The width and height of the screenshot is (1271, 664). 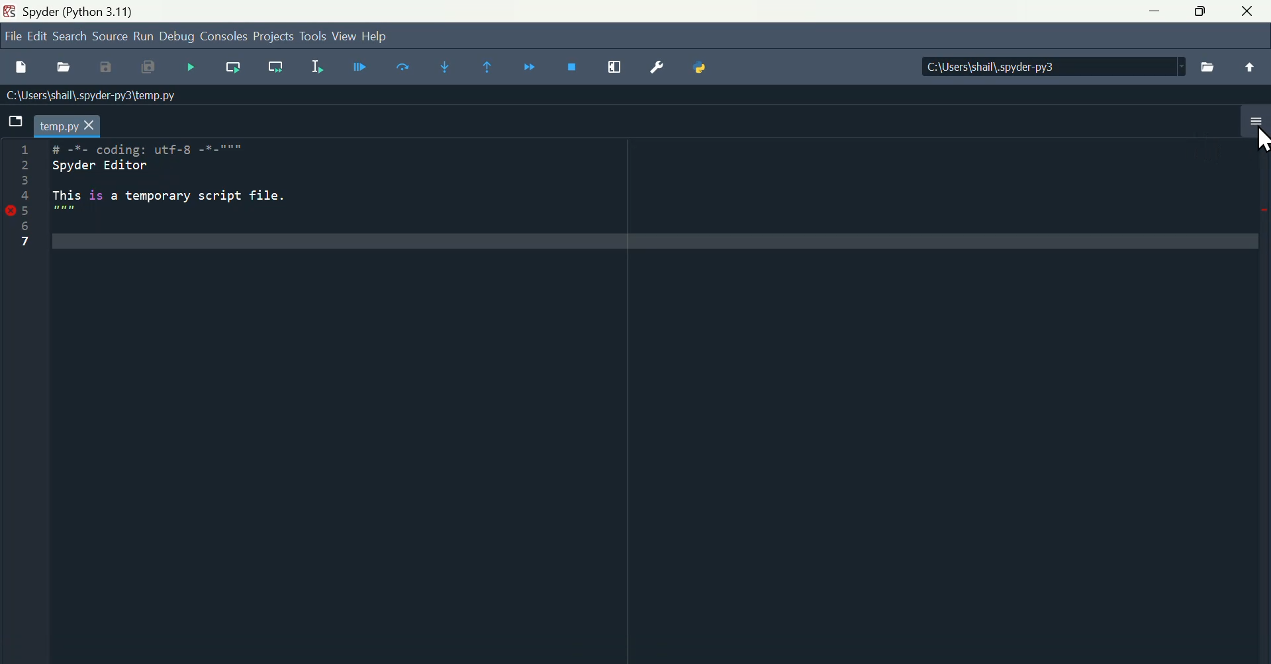 I want to click on # -*- coding: utf-8 -*-"""
Spyder Editor
This is a temporary script file., so click(x=181, y=193).